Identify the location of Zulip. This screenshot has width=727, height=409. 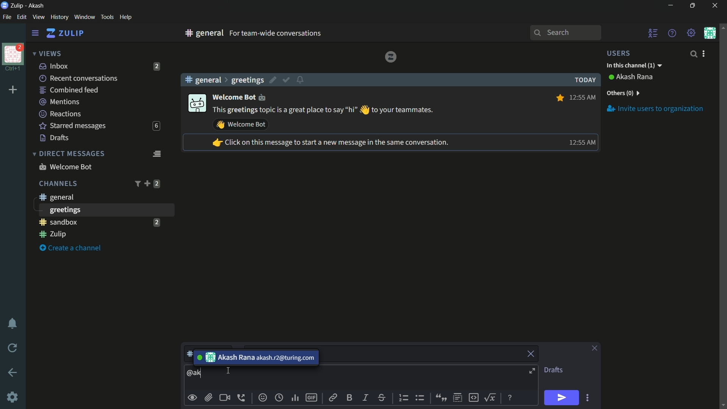
(18, 5).